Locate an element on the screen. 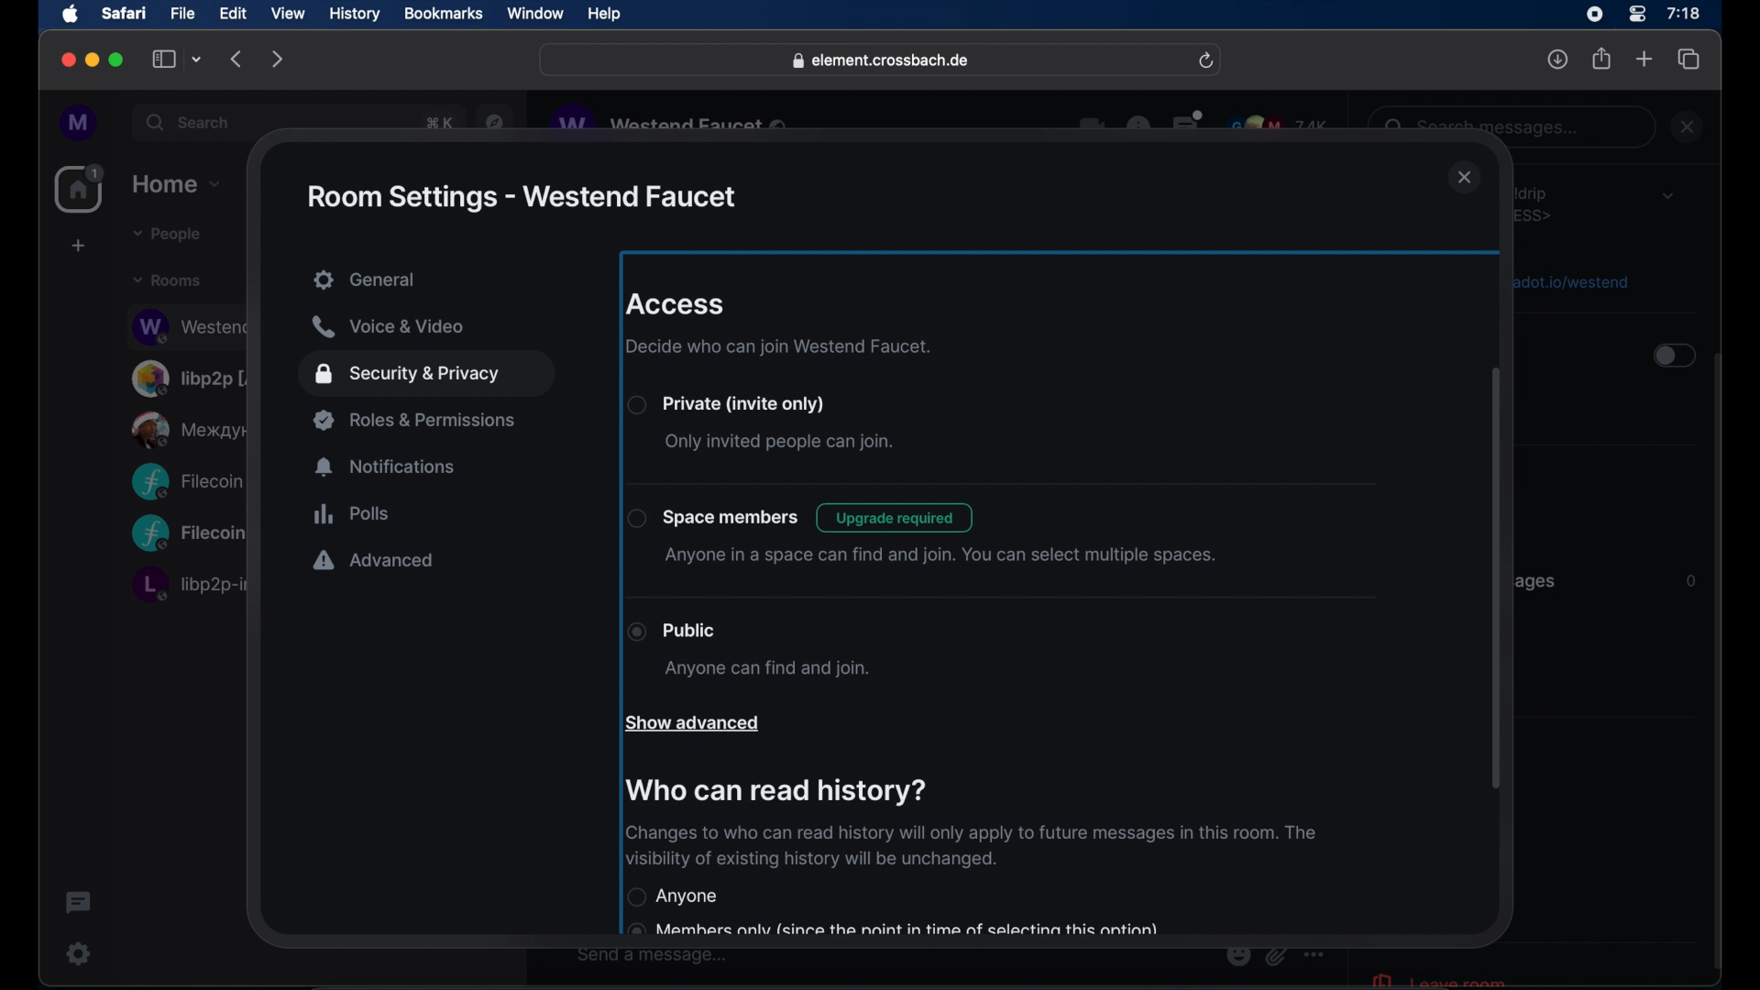  general is located at coordinates (429, 281).